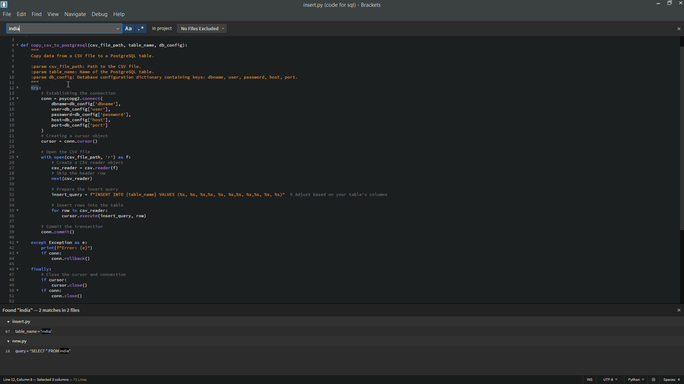 This screenshot has height=384, width=684. Describe the element at coordinates (161, 28) in the screenshot. I see `in project` at that location.